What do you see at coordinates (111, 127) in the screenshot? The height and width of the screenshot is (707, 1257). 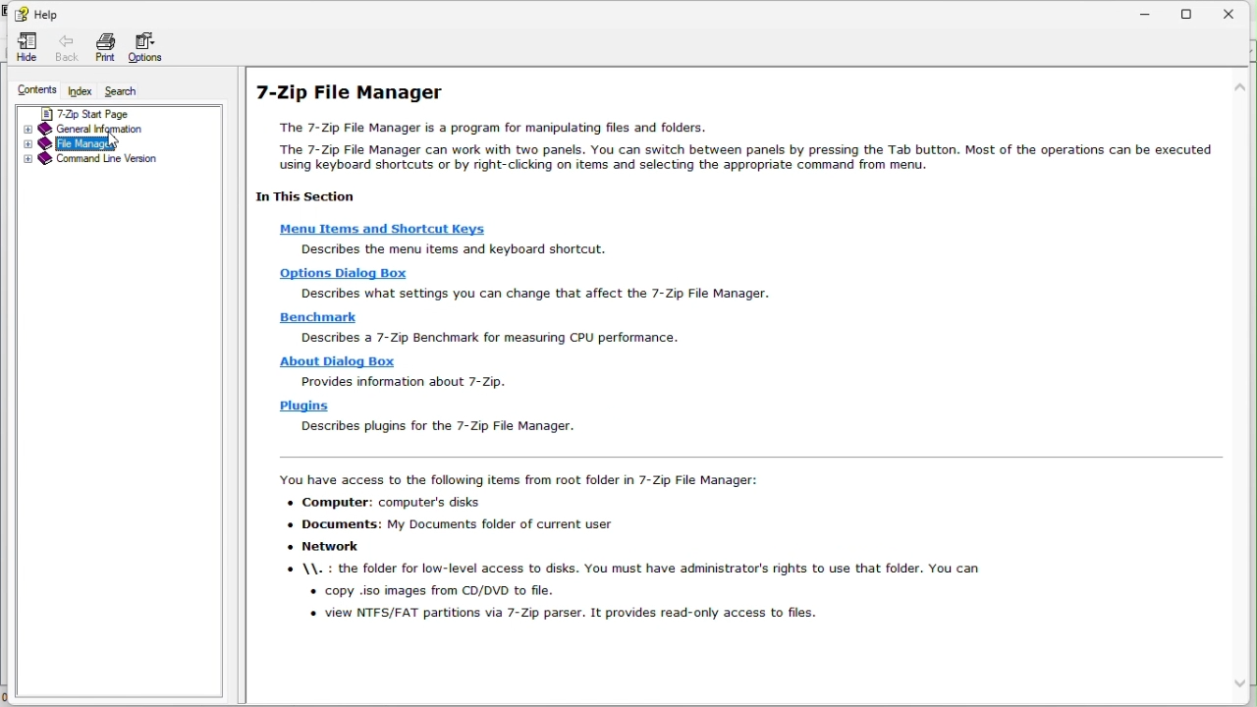 I see `General information` at bounding box center [111, 127].